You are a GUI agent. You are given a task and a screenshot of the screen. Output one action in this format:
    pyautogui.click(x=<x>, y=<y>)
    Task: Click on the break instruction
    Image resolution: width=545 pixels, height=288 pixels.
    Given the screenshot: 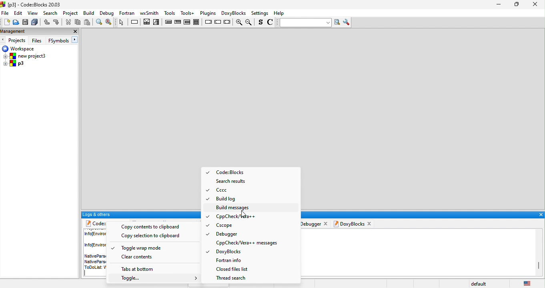 What is the action you would take?
    pyautogui.click(x=208, y=22)
    